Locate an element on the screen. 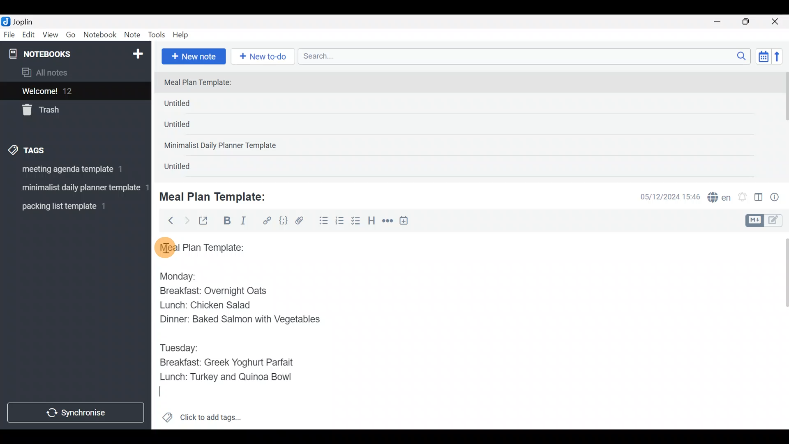  Heading is located at coordinates (372, 222).